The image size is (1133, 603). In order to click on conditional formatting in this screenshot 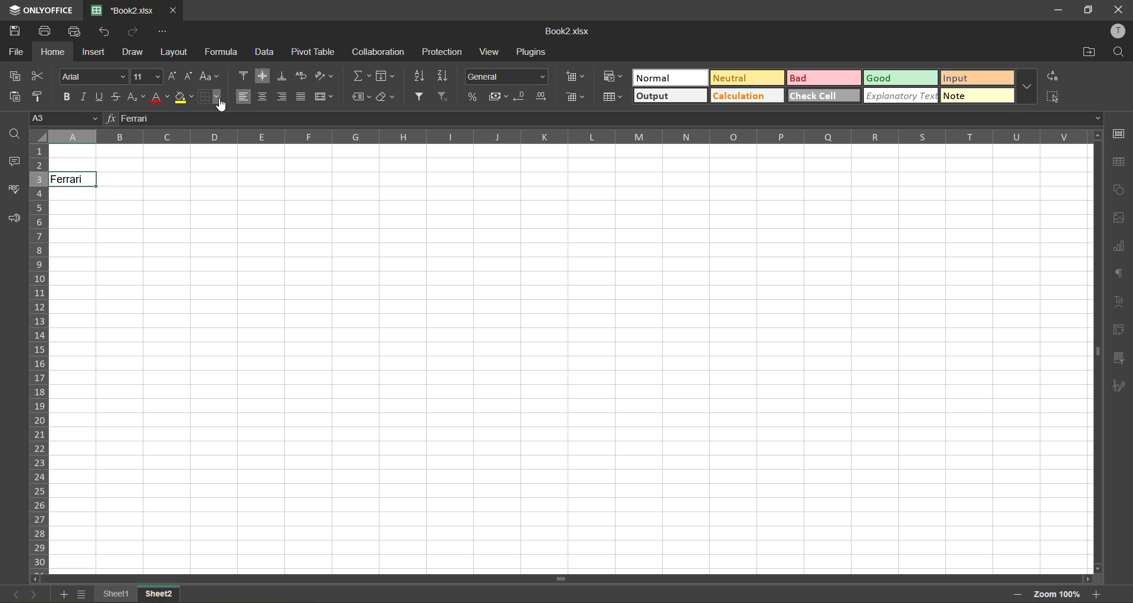, I will do `click(613, 77)`.